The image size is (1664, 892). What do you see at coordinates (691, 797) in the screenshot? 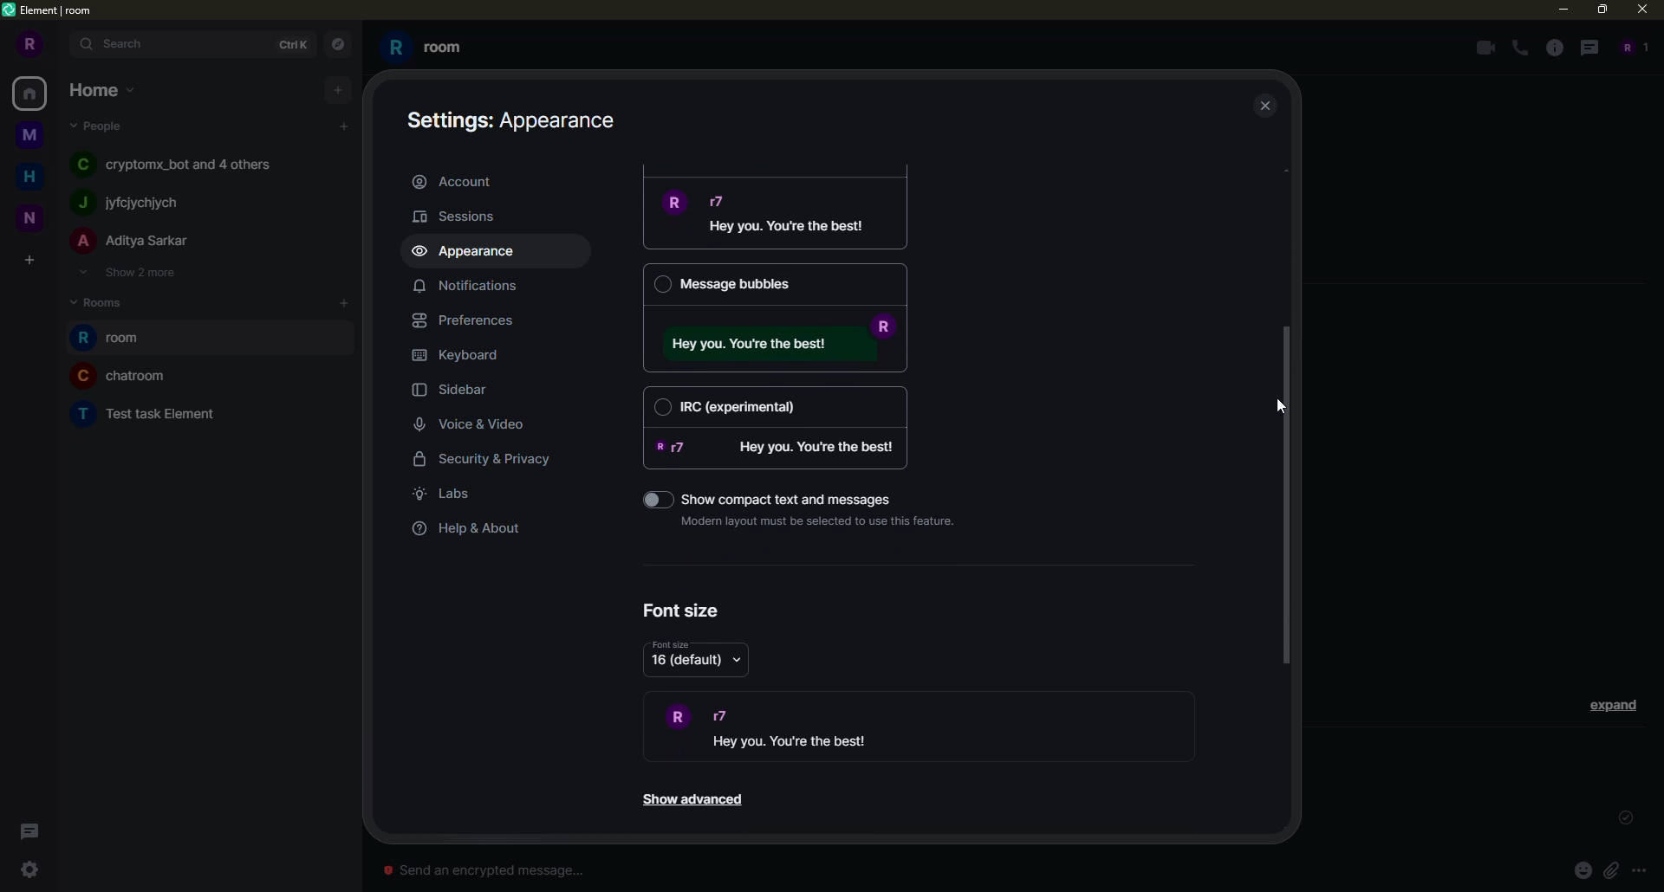
I see `show advanced` at bounding box center [691, 797].